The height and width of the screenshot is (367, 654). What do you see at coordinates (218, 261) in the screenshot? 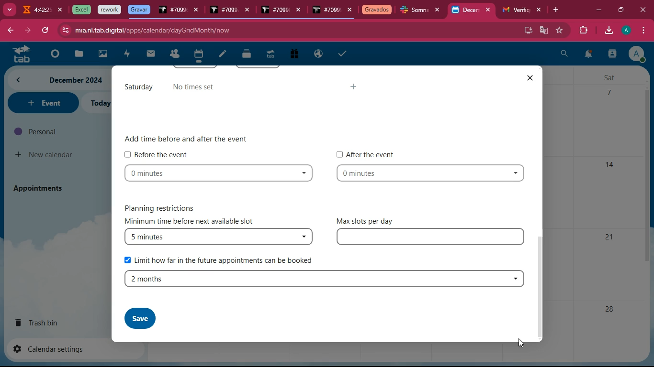
I see `Limit how far in the future appointments can be booked` at bounding box center [218, 261].